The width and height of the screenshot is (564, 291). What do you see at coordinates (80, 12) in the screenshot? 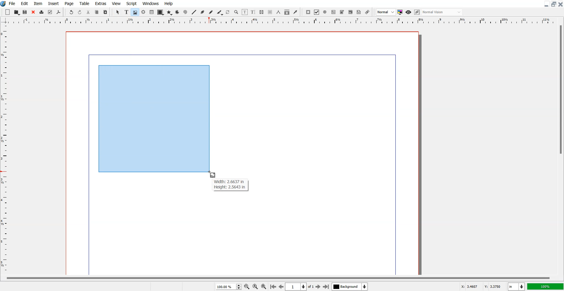
I see `Redo` at bounding box center [80, 12].